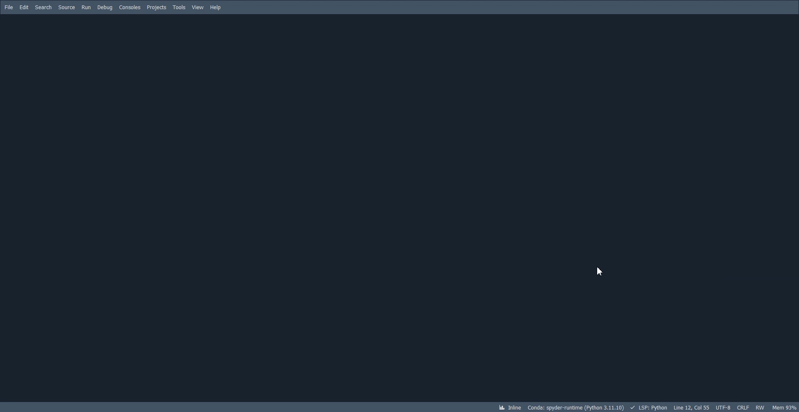 This screenshot has width=799, height=412. What do you see at coordinates (179, 7) in the screenshot?
I see `Tools` at bounding box center [179, 7].